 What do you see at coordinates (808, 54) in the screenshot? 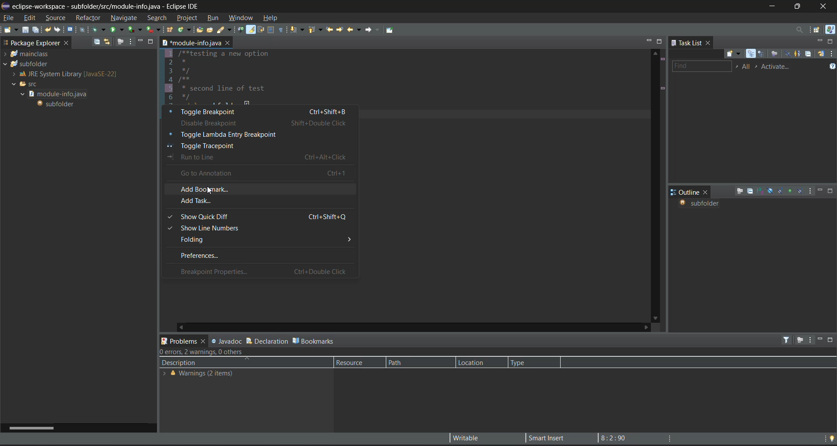
I see `collapse all` at bounding box center [808, 54].